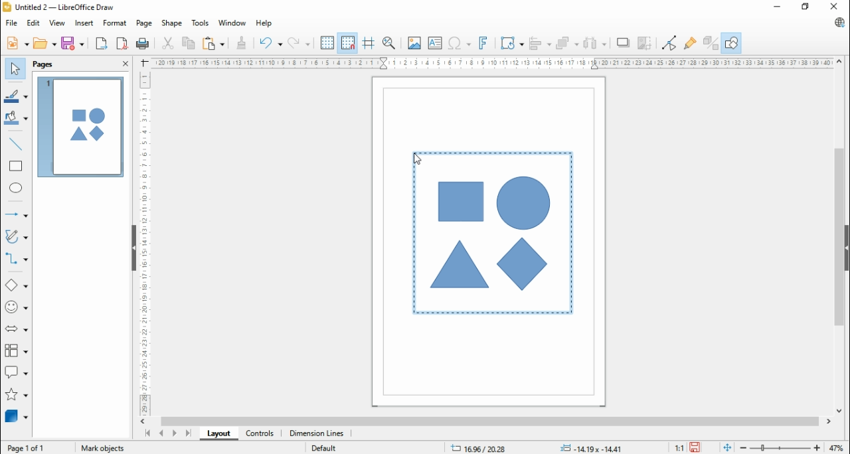 Image resolution: width=850 pixels, height=454 pixels. Describe the element at coordinates (622, 42) in the screenshot. I see `shadow` at that location.